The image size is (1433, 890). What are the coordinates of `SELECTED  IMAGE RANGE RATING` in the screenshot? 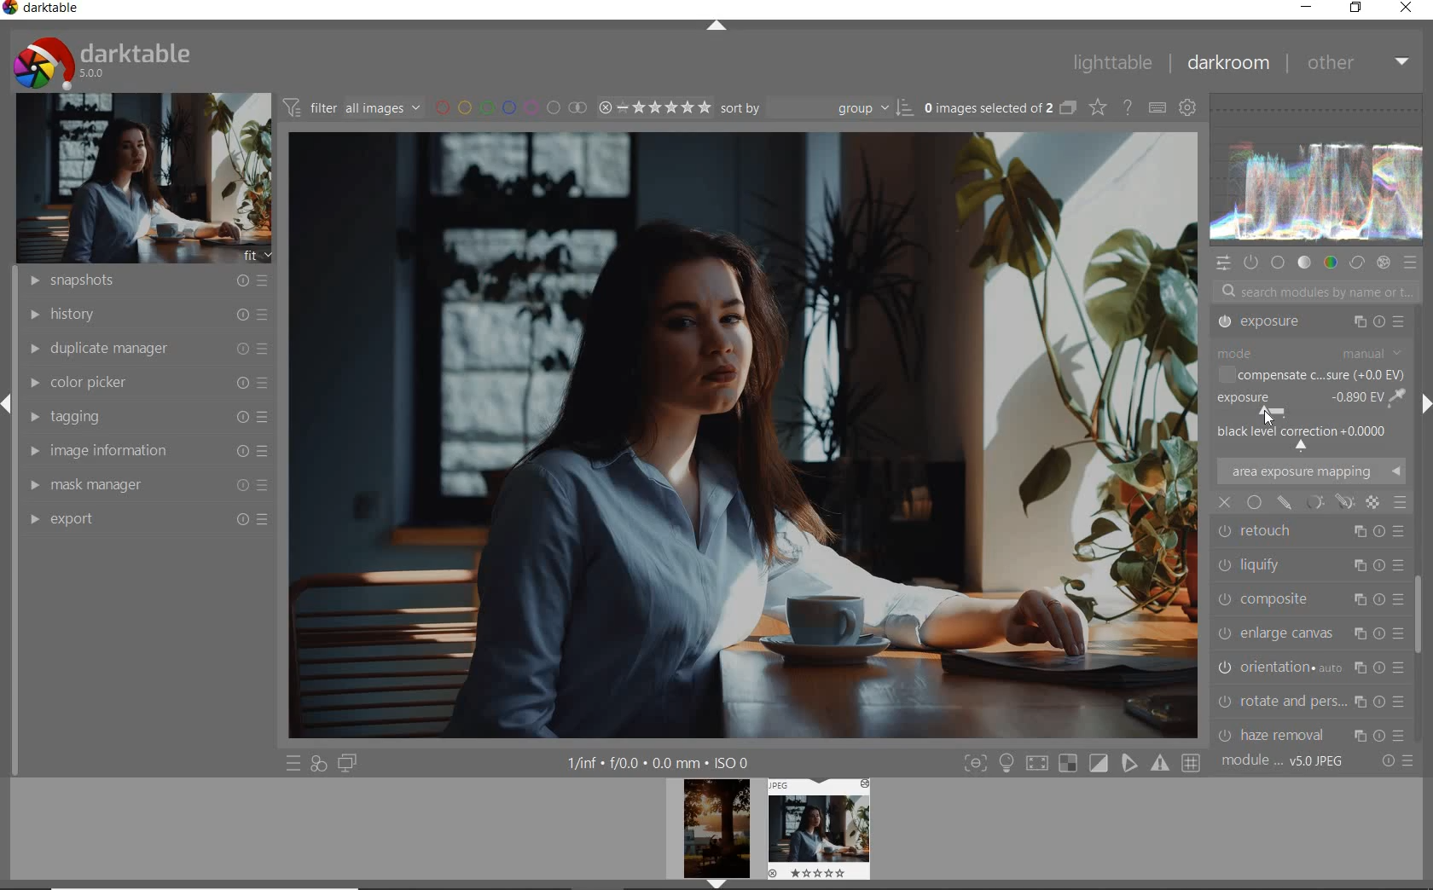 It's located at (653, 107).